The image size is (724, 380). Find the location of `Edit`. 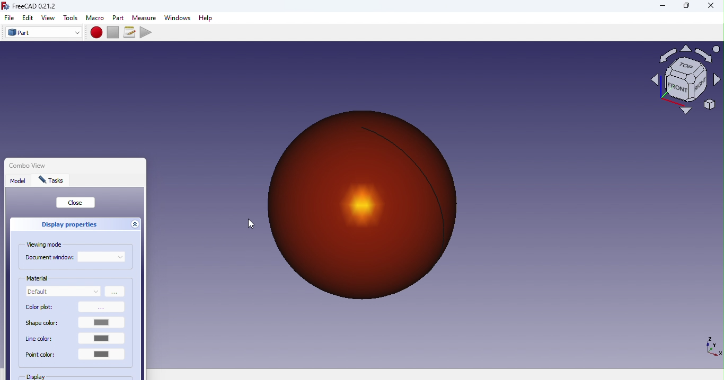

Edit is located at coordinates (28, 17).